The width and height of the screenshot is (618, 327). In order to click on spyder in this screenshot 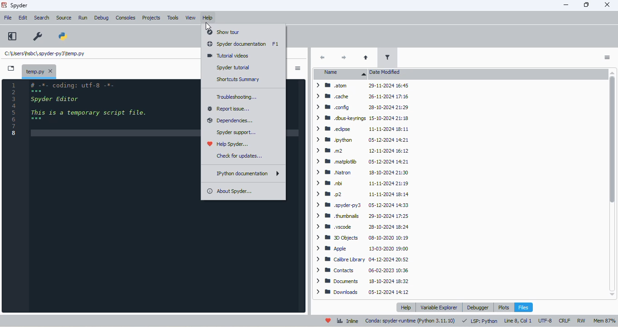, I will do `click(19, 5)`.